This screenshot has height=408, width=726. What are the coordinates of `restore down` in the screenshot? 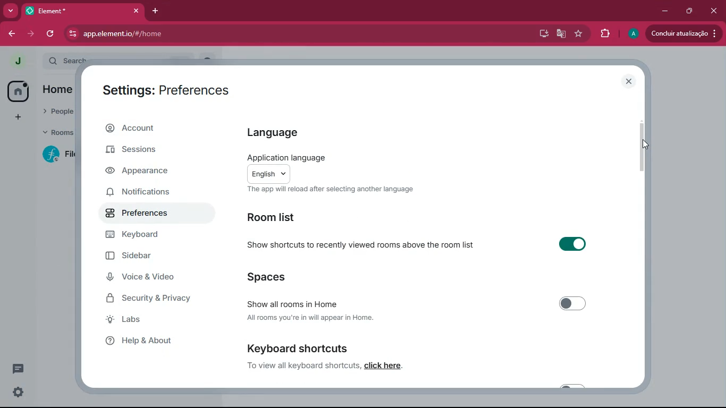 It's located at (690, 11).